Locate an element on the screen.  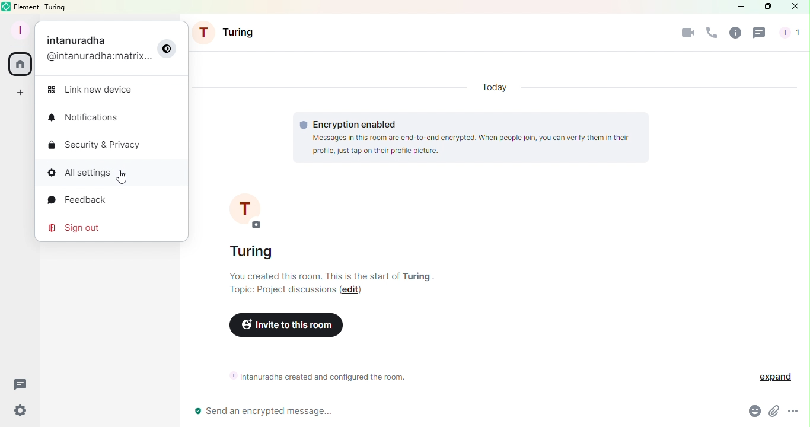
element is located at coordinates (28, 7).